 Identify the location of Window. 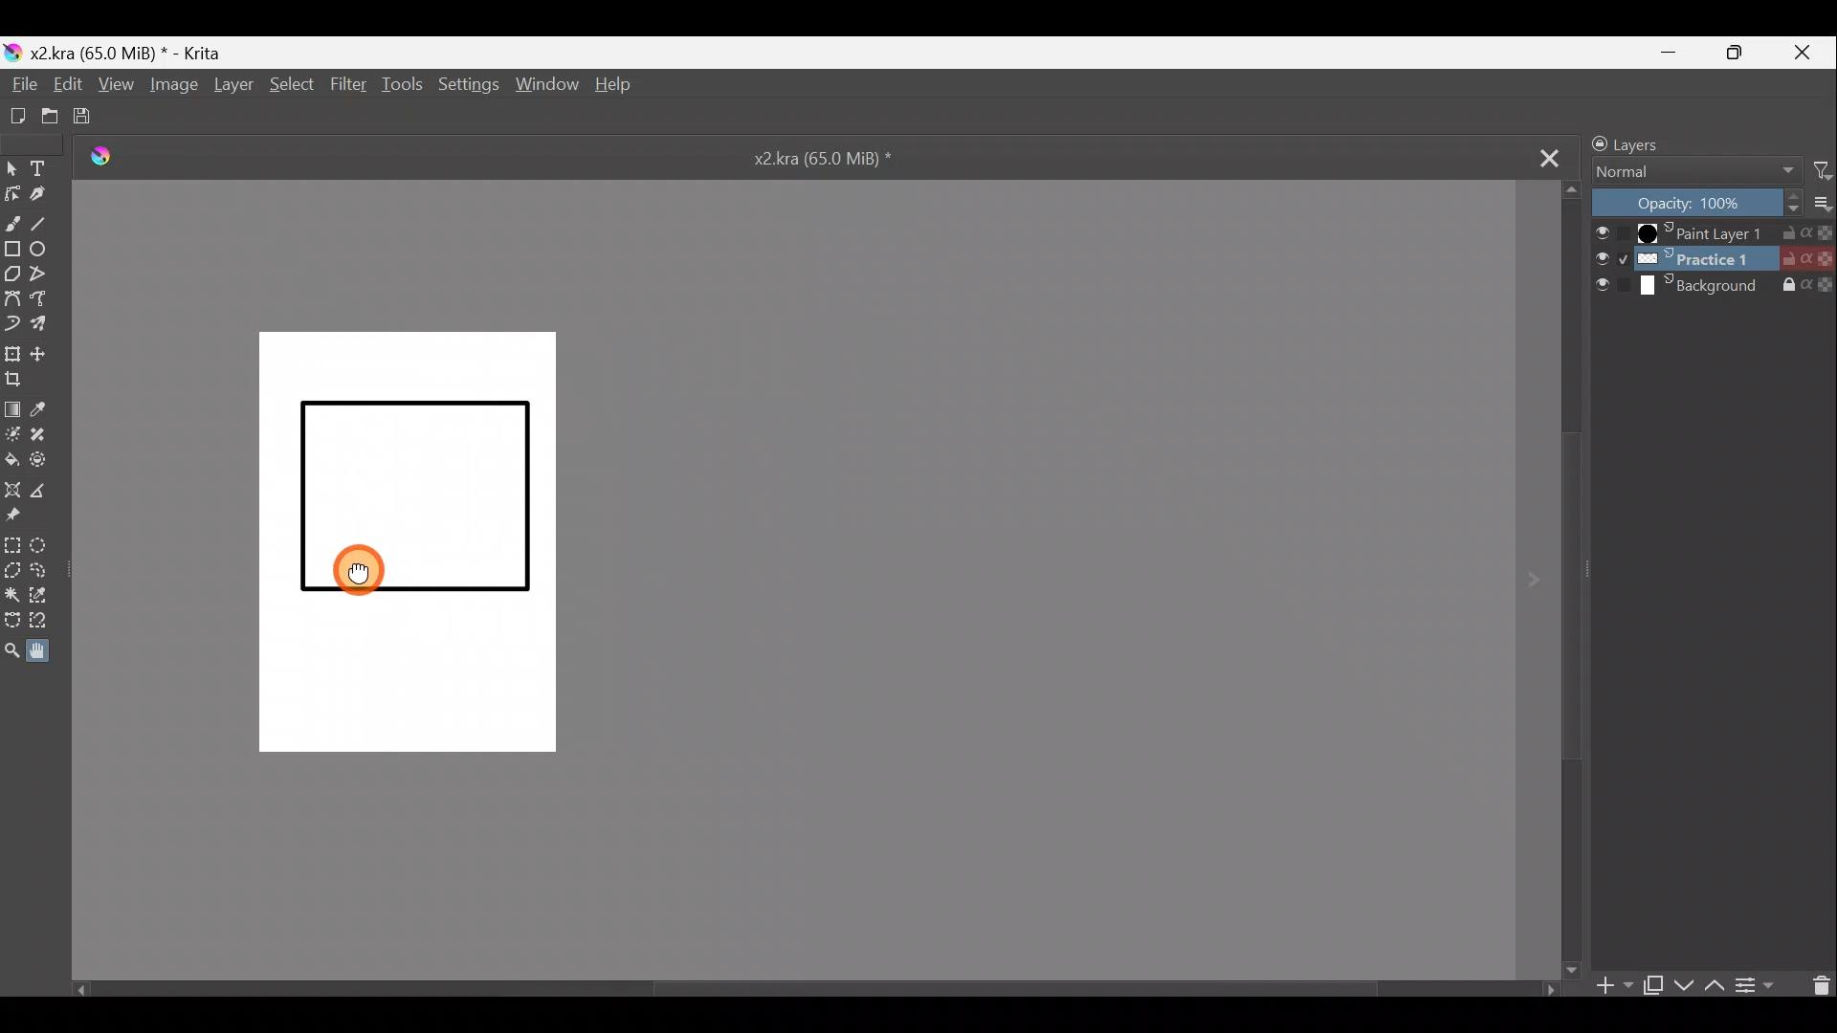
(544, 86).